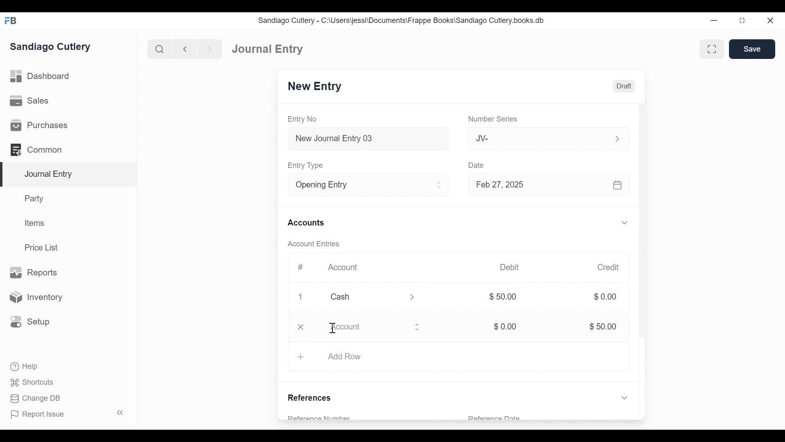 The image size is (785, 442). I want to click on Navigate forward, so click(209, 49).